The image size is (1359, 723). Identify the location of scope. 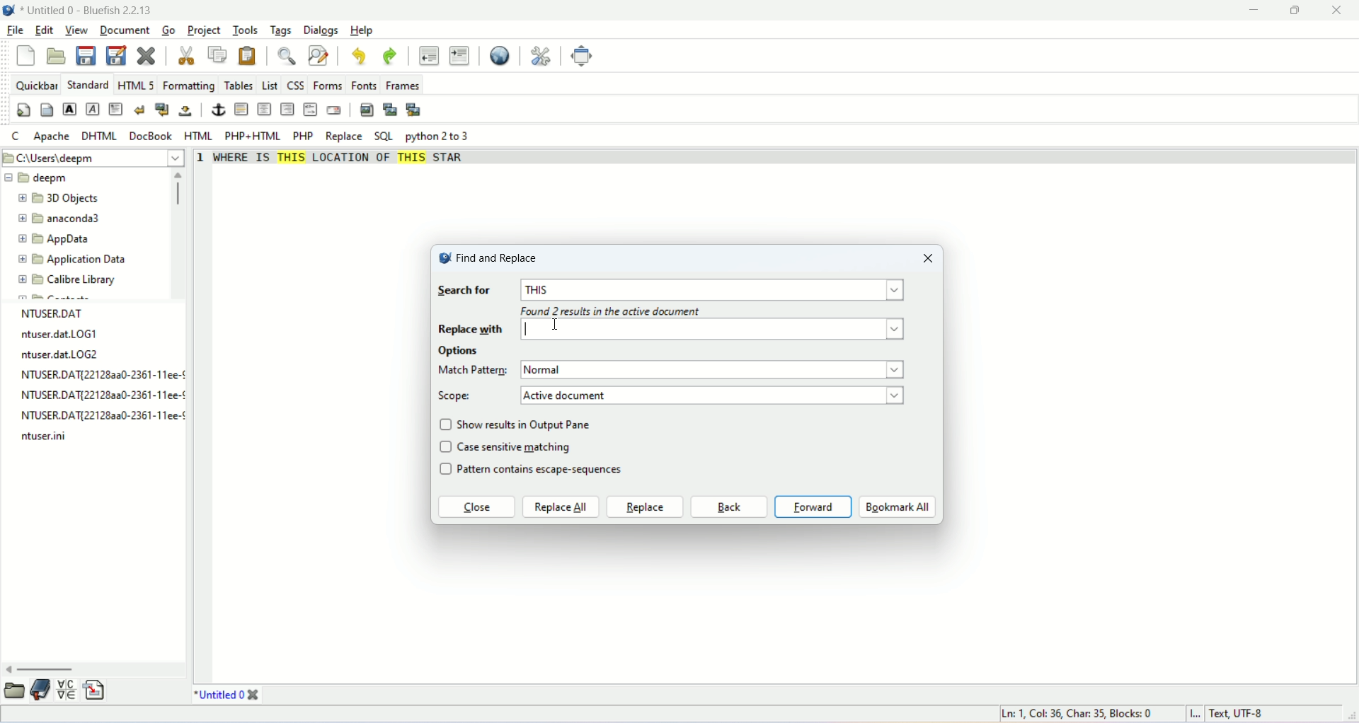
(713, 395).